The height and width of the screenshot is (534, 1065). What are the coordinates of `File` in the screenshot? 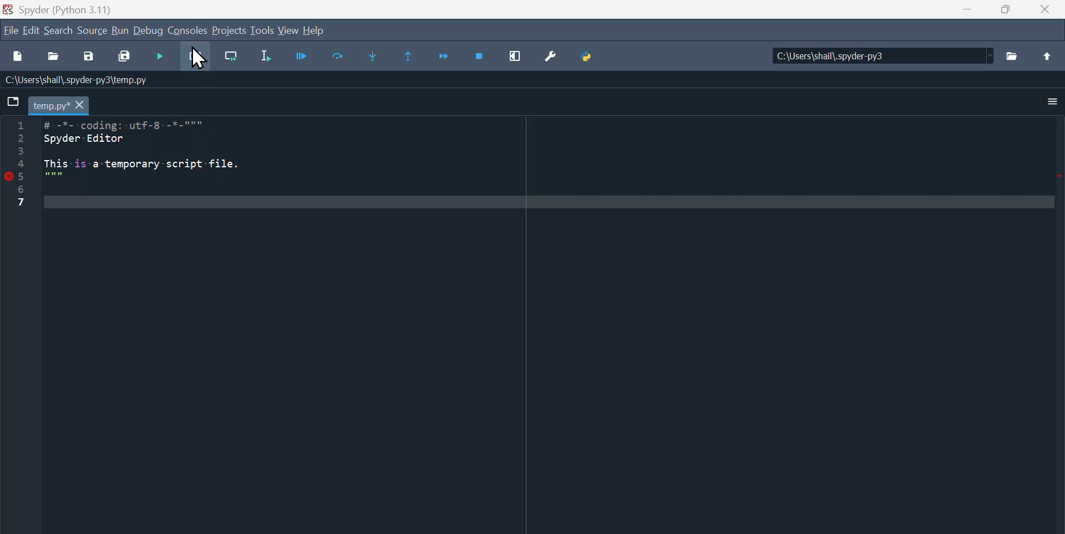 It's located at (11, 30).